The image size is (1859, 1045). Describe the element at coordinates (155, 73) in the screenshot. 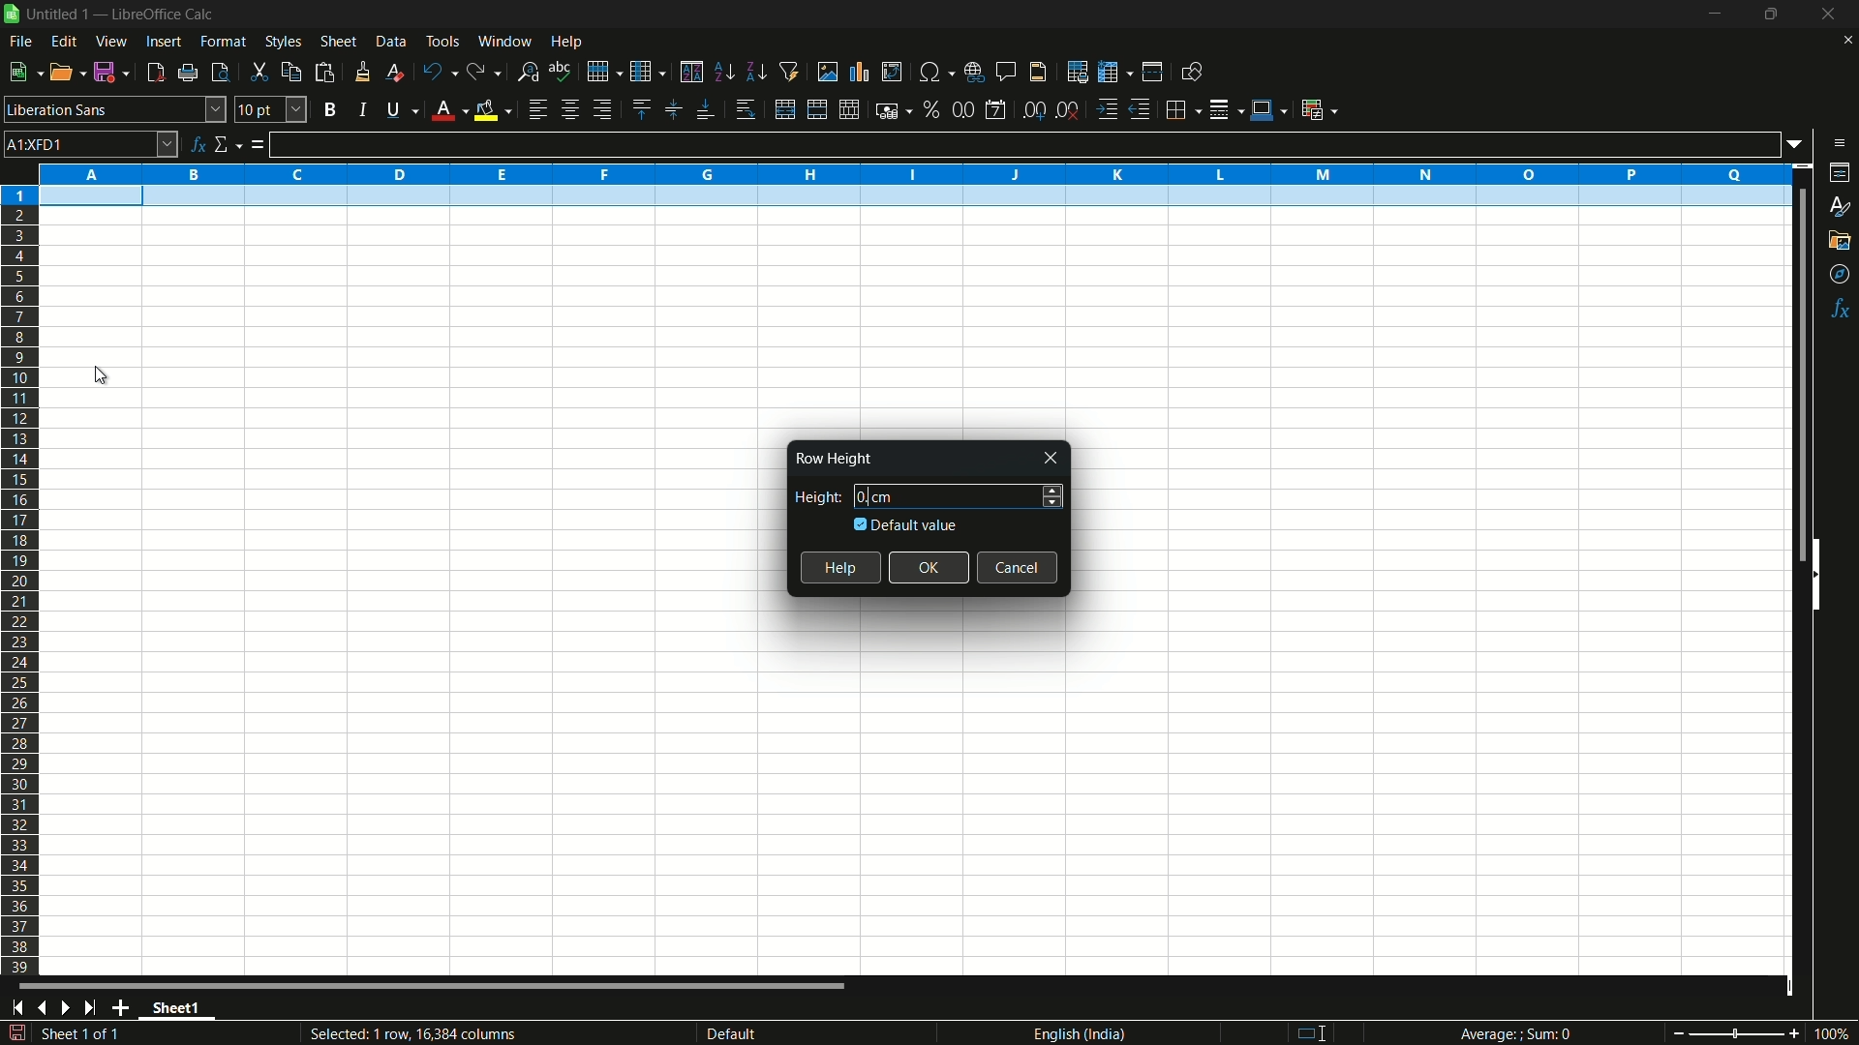

I see `export directly as pdf` at that location.